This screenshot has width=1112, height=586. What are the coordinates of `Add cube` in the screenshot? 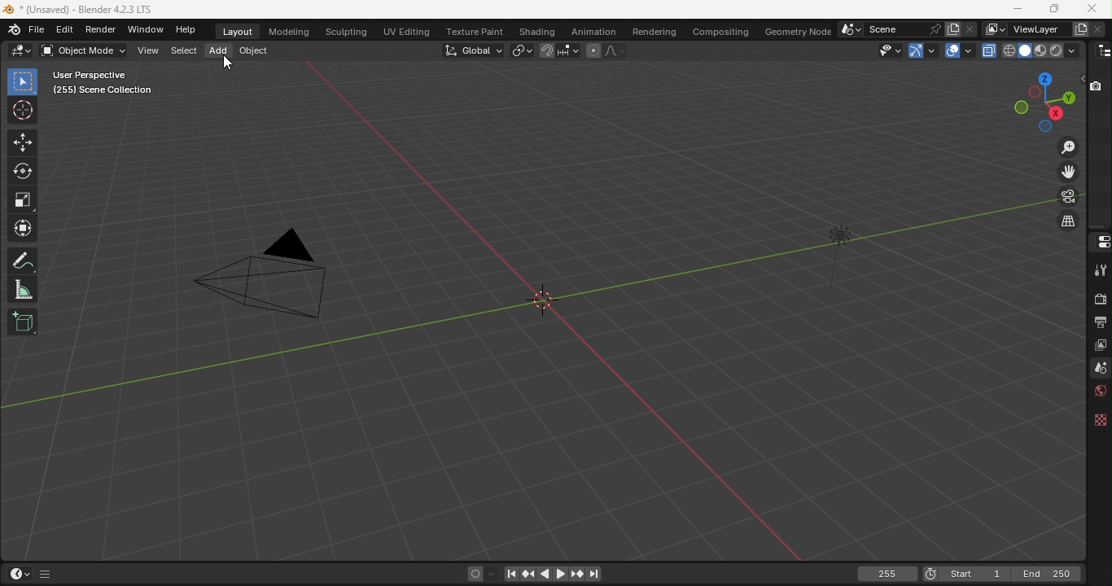 It's located at (22, 323).